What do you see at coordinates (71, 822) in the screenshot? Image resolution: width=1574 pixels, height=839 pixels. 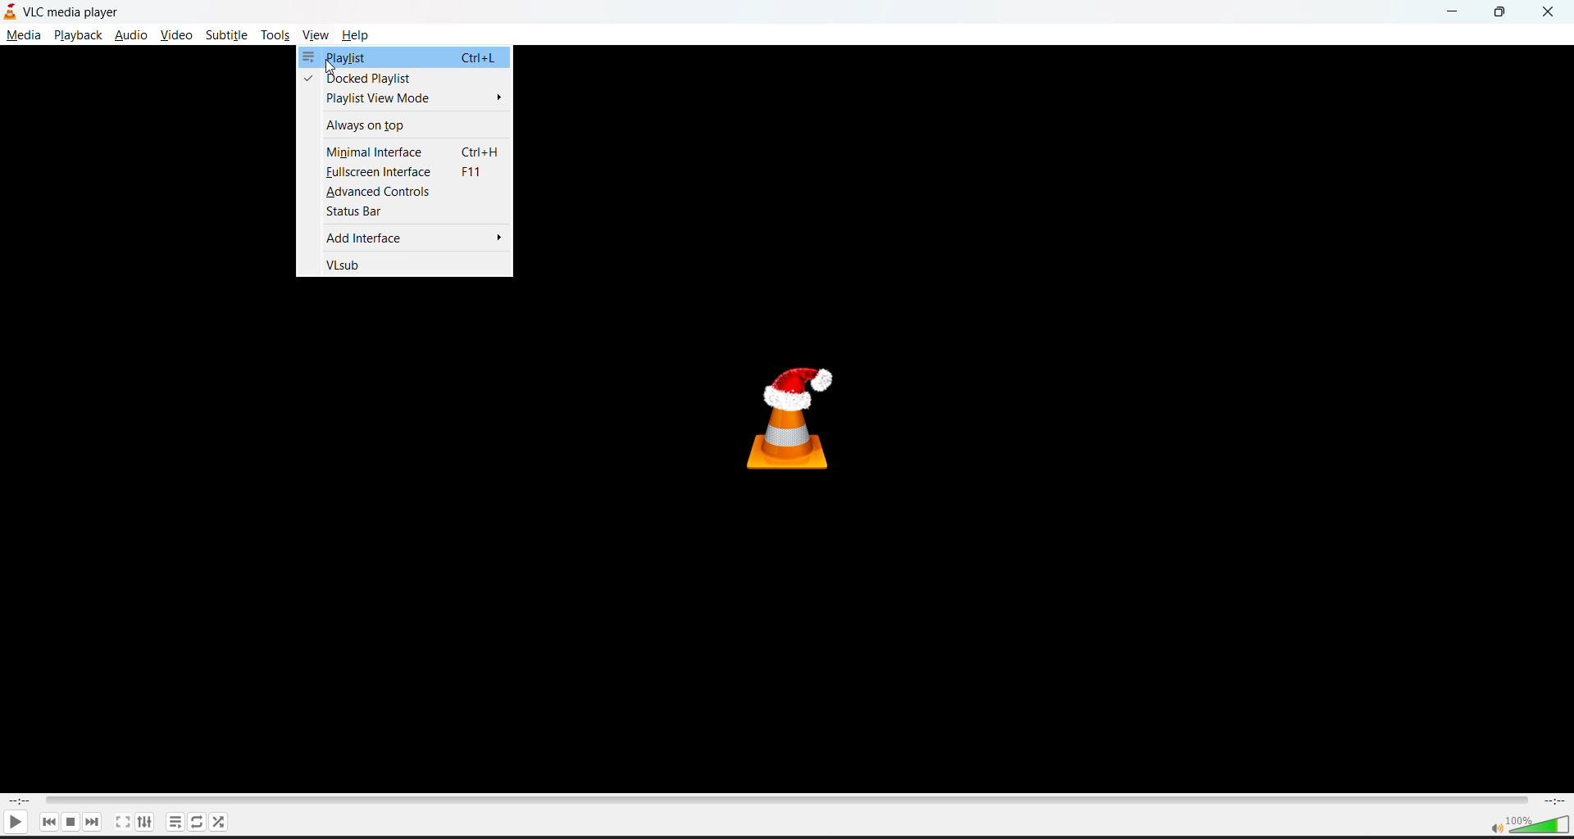 I see `stop` at bounding box center [71, 822].